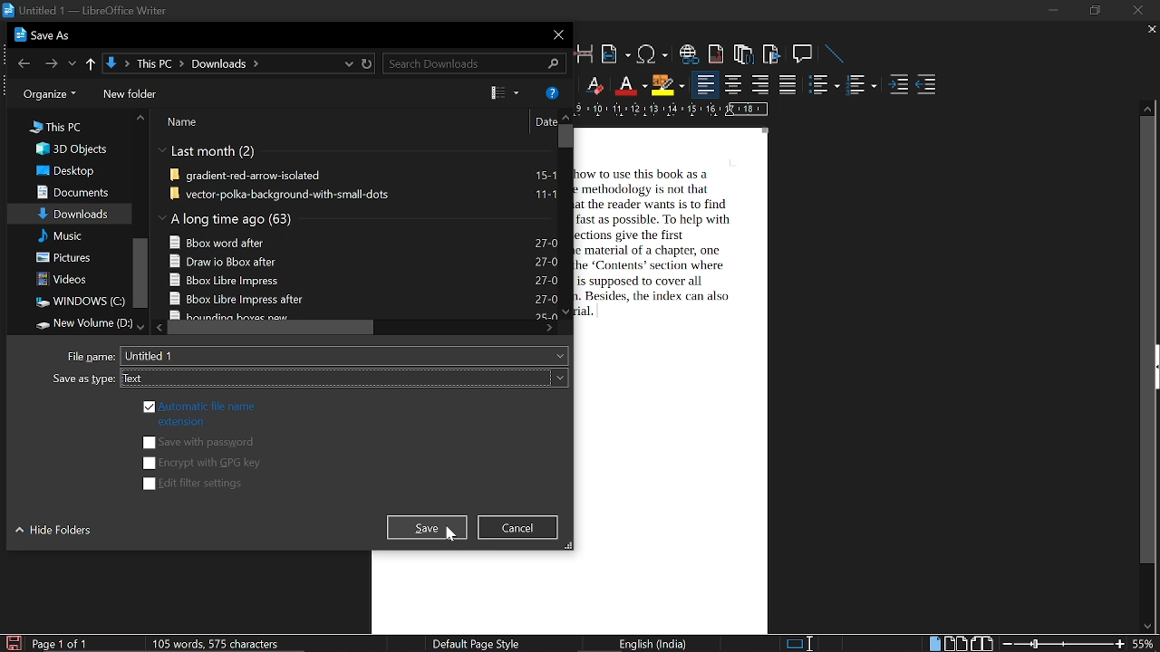 Image resolution: width=1160 pixels, height=652 pixels. Describe the element at coordinates (450, 534) in the screenshot. I see `cursor` at that location.